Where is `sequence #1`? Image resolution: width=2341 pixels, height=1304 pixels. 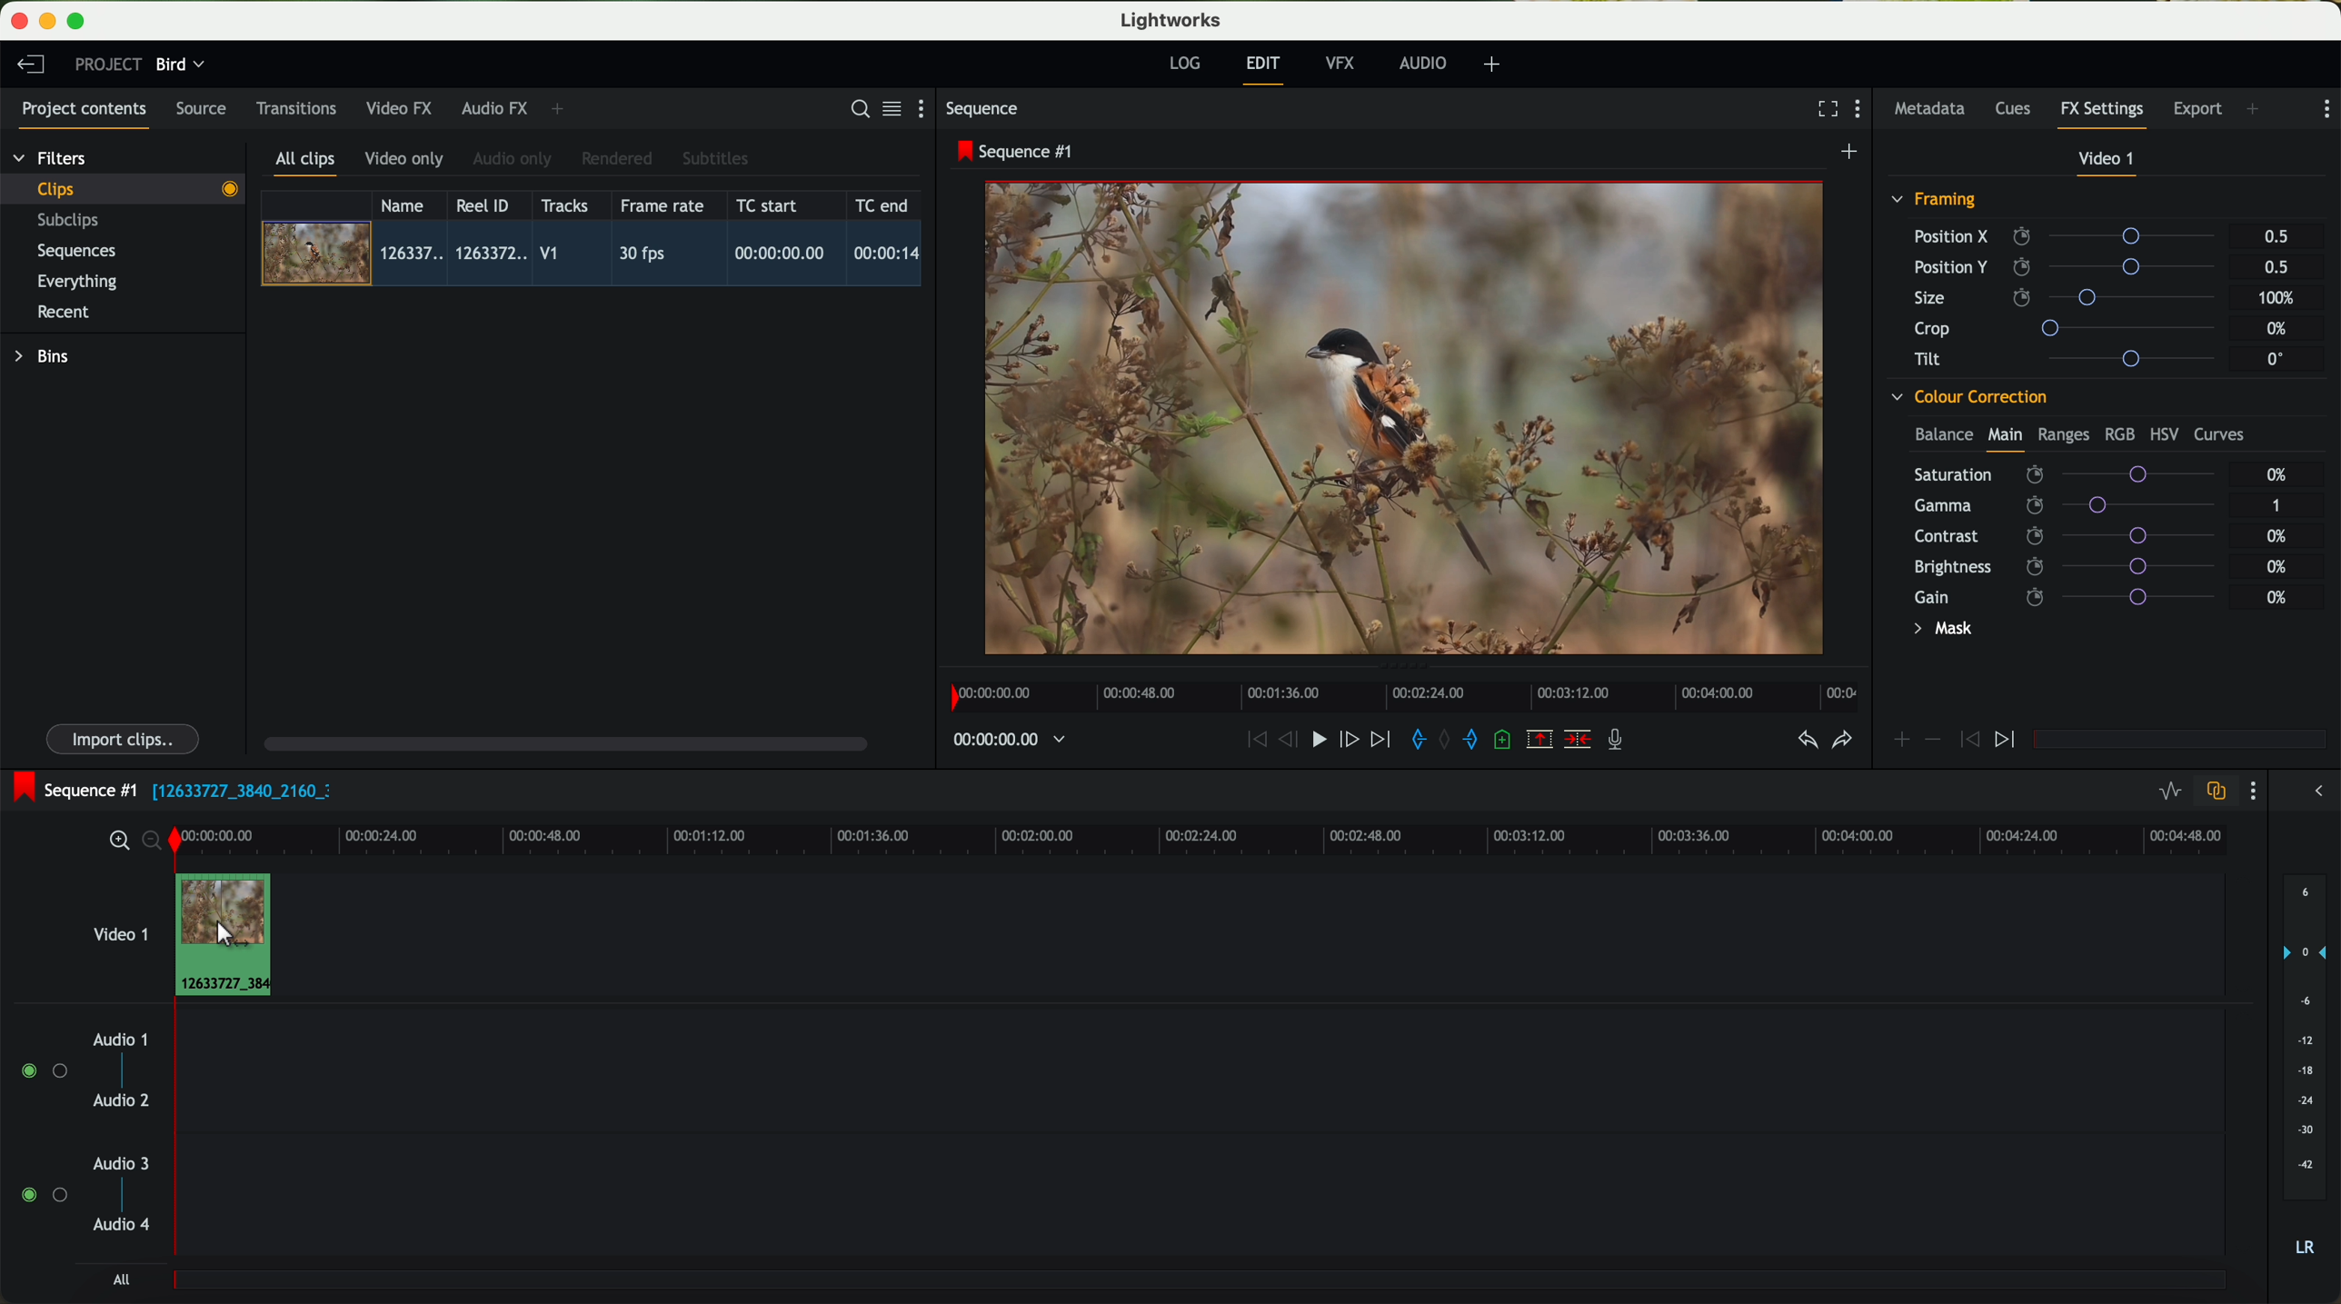
sequence #1 is located at coordinates (70, 790).